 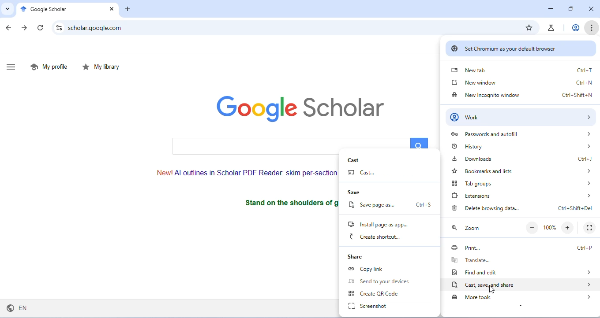 I want to click on close tab, so click(x=111, y=9).